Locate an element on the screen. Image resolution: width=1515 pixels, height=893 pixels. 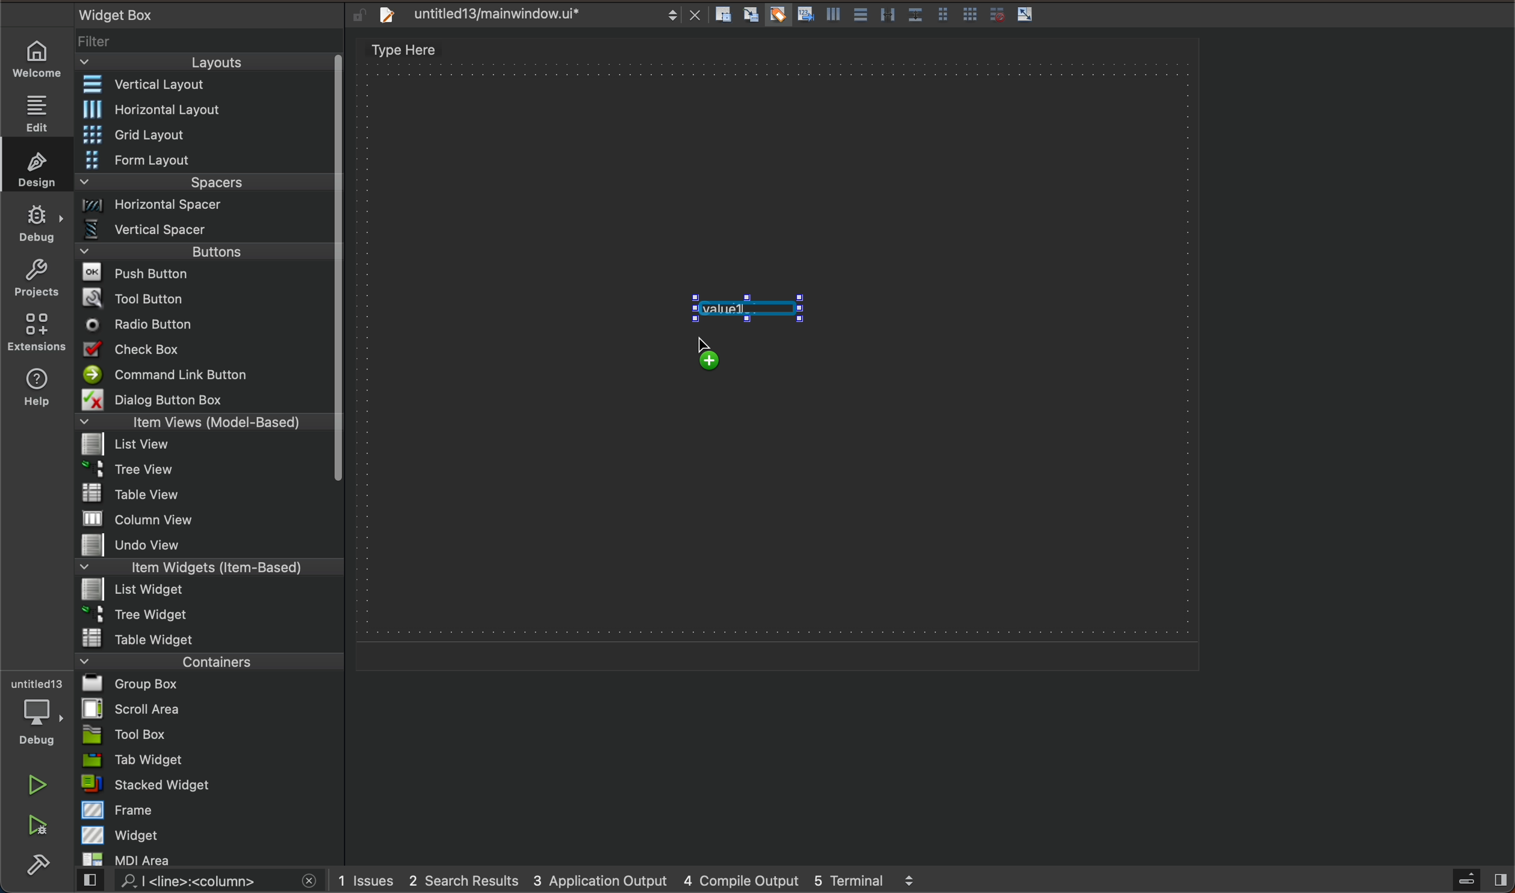
check box is located at coordinates (205, 351).